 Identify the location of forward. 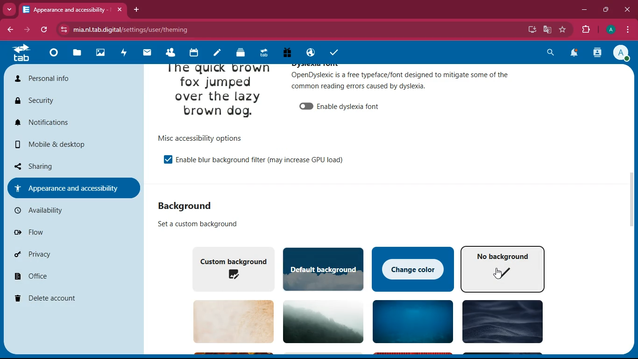
(30, 30).